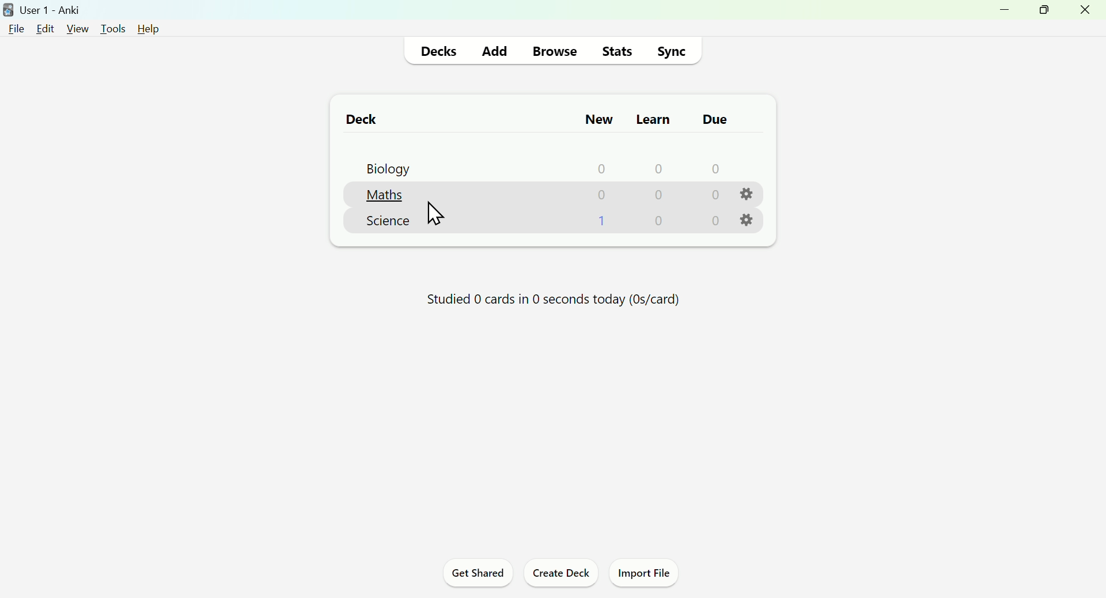  Describe the element at coordinates (1085, 12) in the screenshot. I see `close` at that location.